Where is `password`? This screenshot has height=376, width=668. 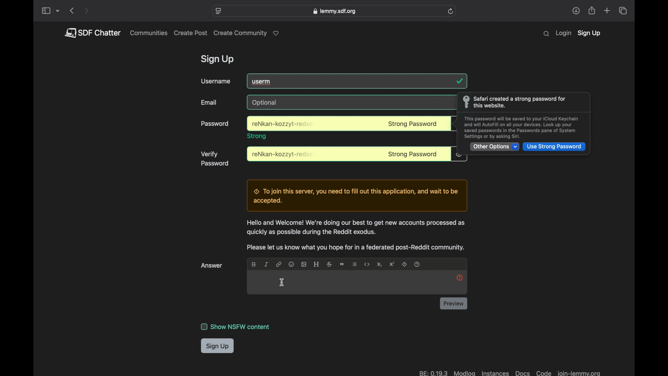 password is located at coordinates (215, 124).